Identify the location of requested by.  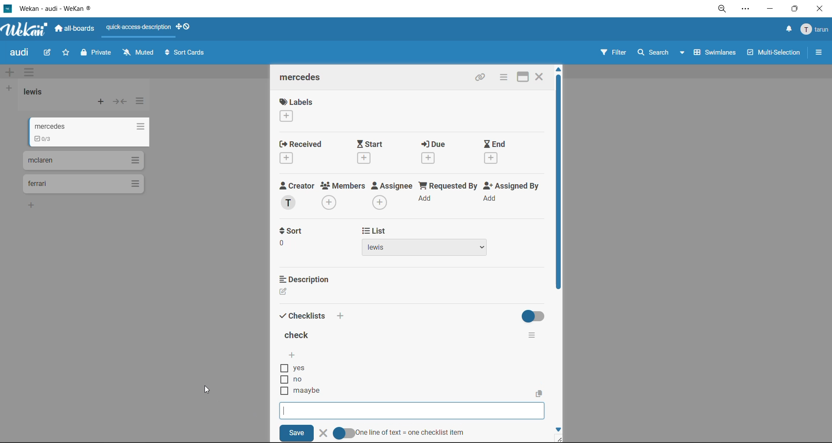
(447, 195).